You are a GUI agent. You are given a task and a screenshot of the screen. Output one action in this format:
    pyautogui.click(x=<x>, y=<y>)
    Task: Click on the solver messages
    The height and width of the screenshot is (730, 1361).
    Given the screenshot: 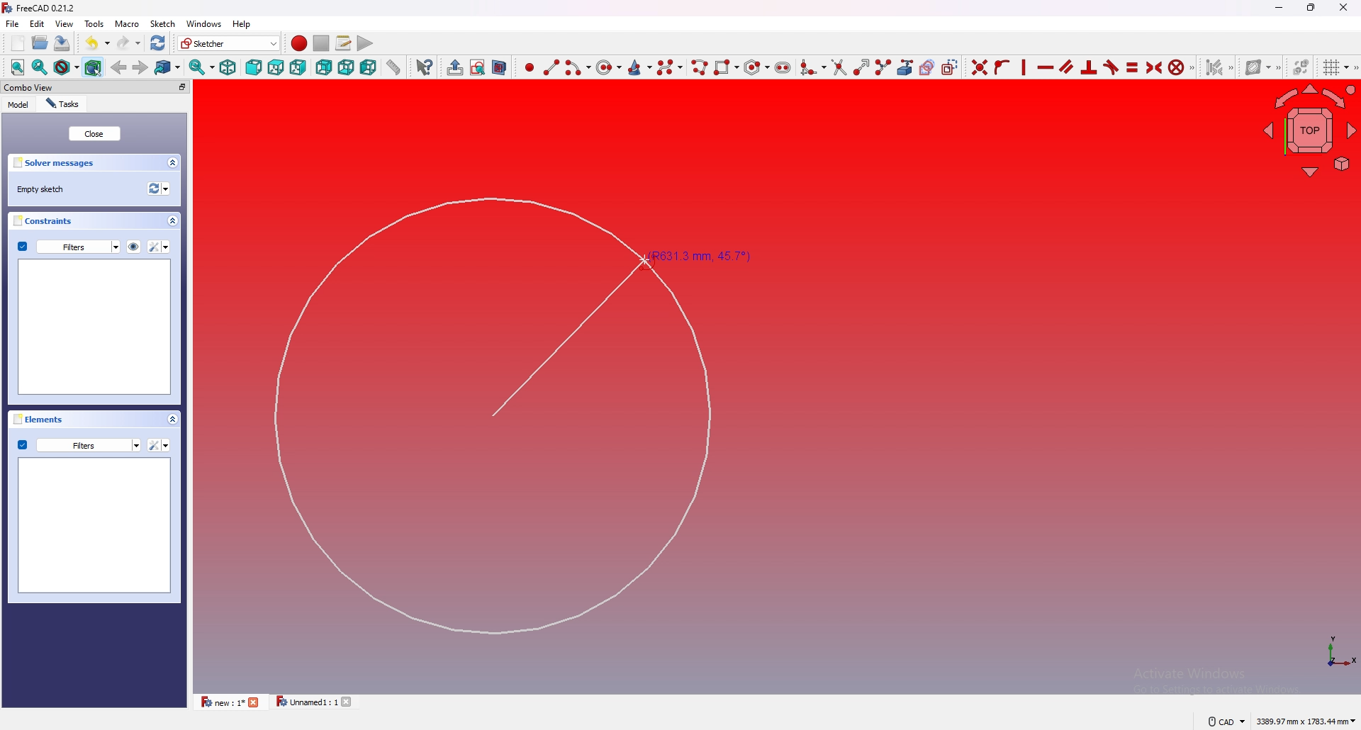 What is the action you would take?
    pyautogui.click(x=60, y=163)
    